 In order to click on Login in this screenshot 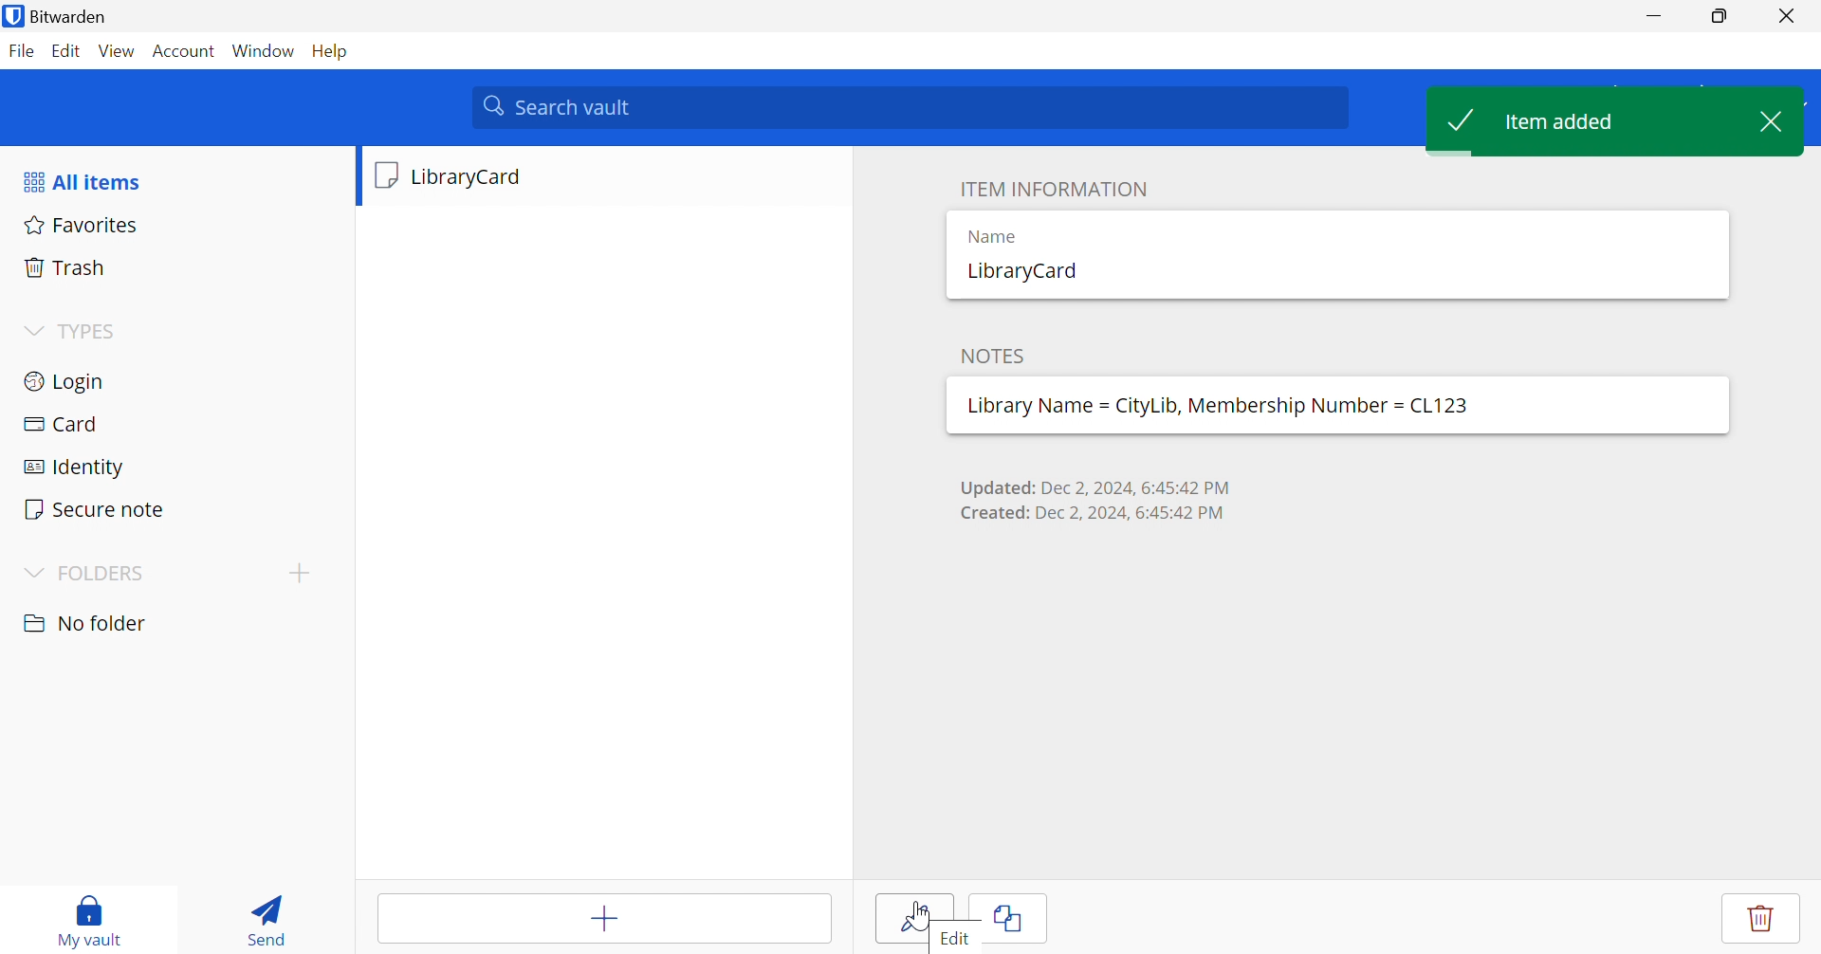, I will do `click(172, 380)`.